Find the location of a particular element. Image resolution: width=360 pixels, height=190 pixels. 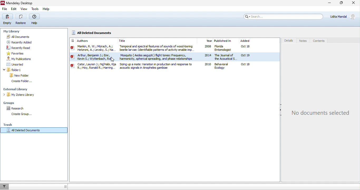

published in is located at coordinates (223, 40).